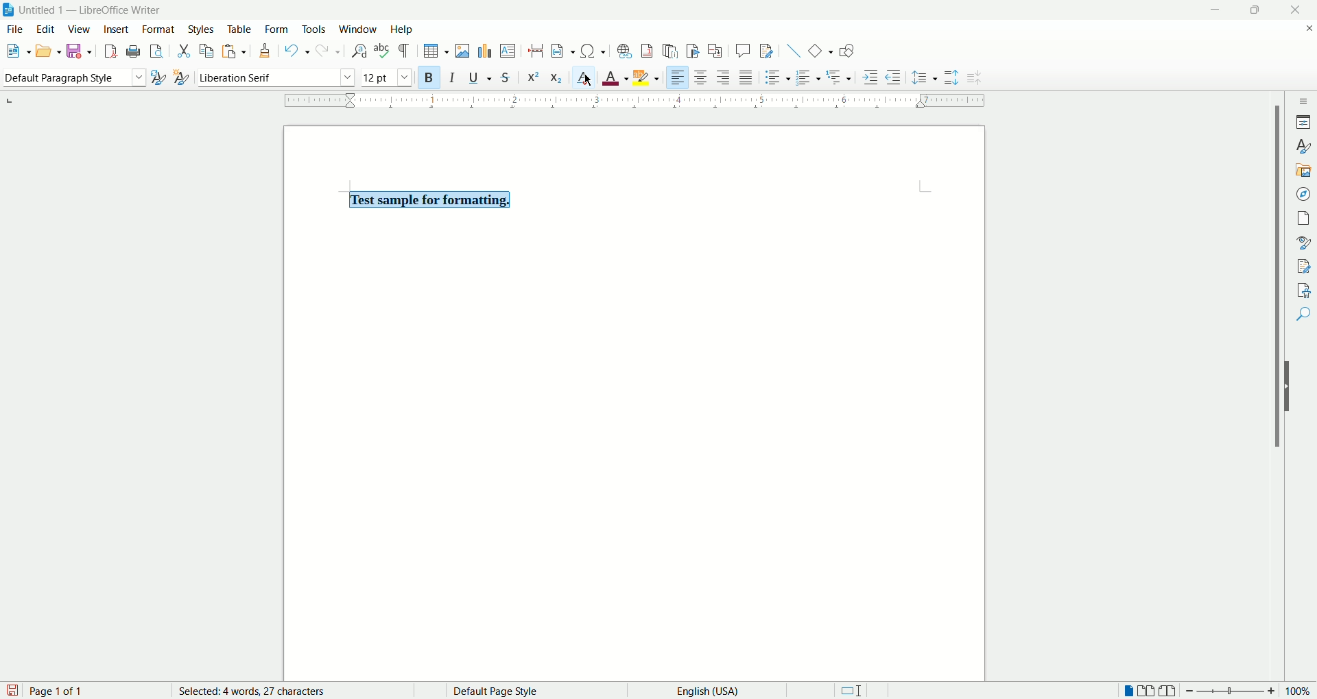 The height and width of the screenshot is (699, 1317). I want to click on insert chart, so click(482, 51).